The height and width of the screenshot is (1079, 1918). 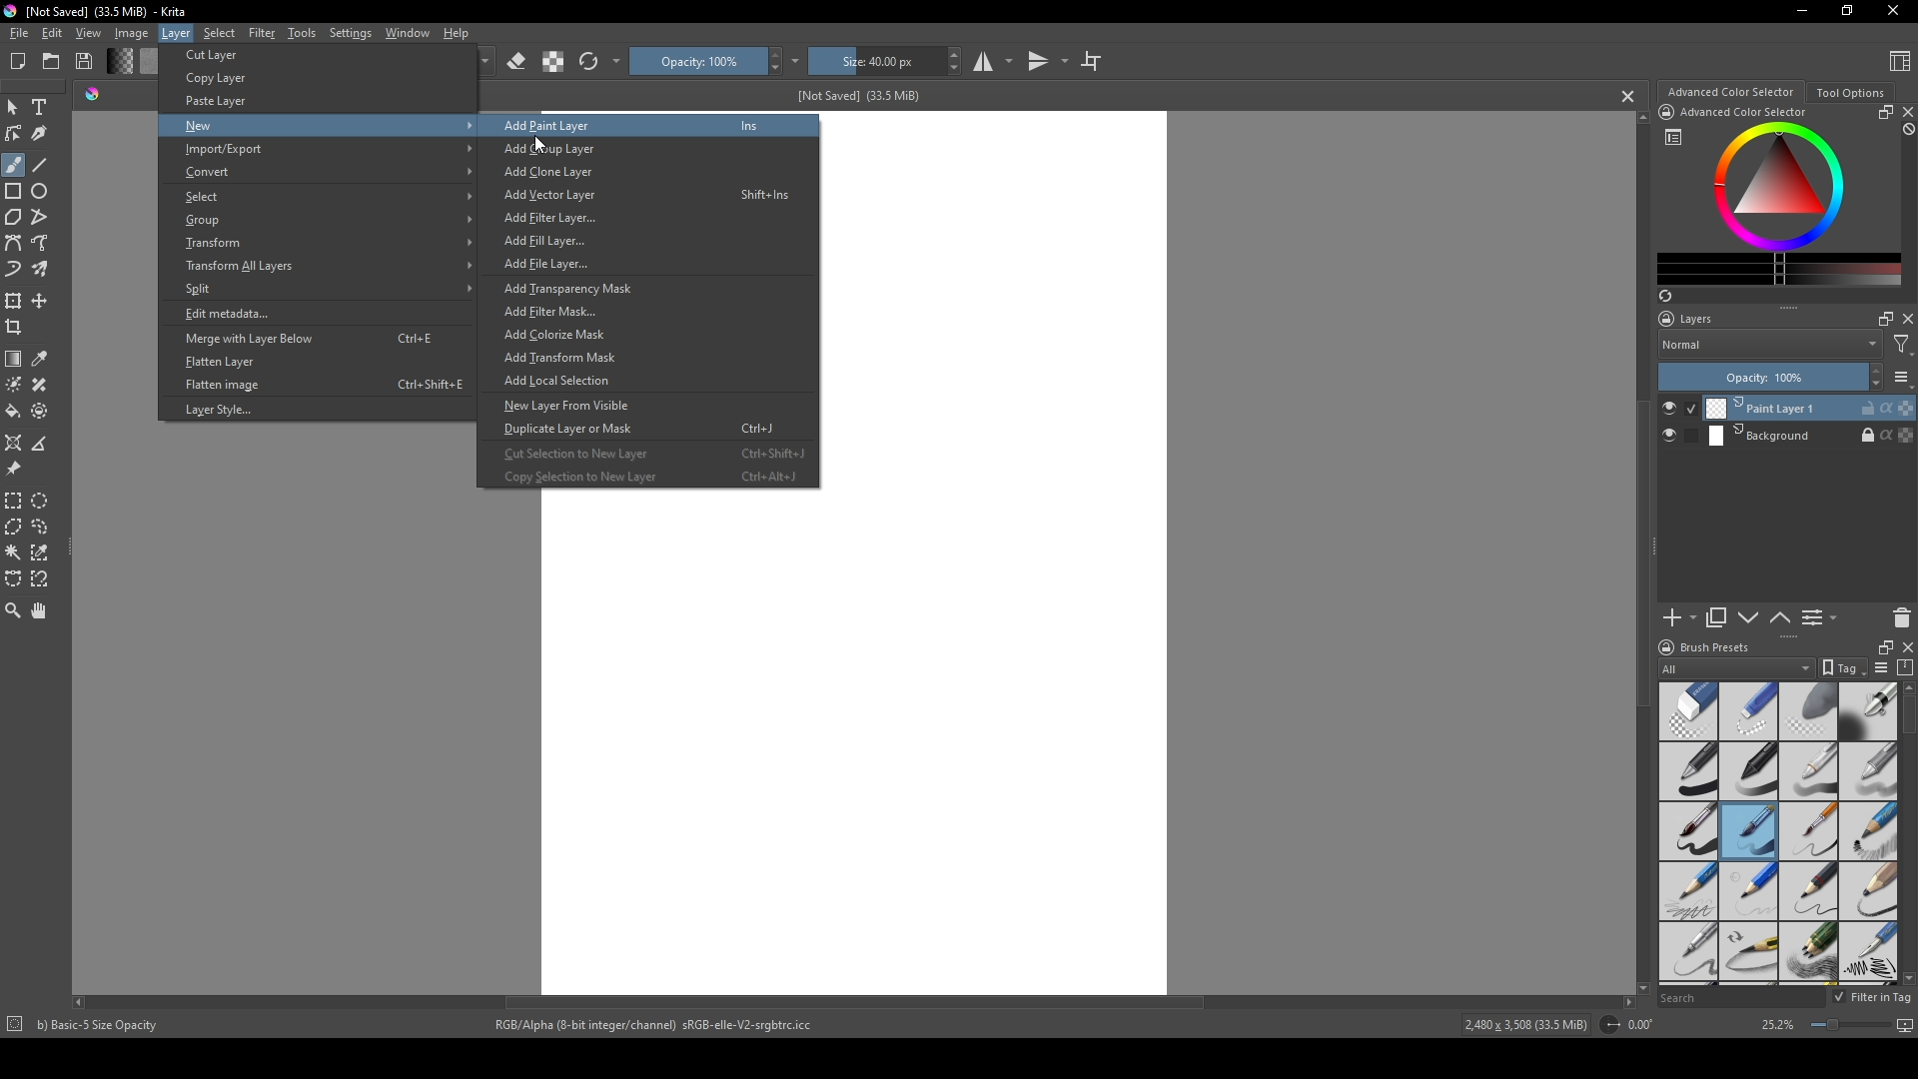 I want to click on pencil, so click(x=1686, y=891).